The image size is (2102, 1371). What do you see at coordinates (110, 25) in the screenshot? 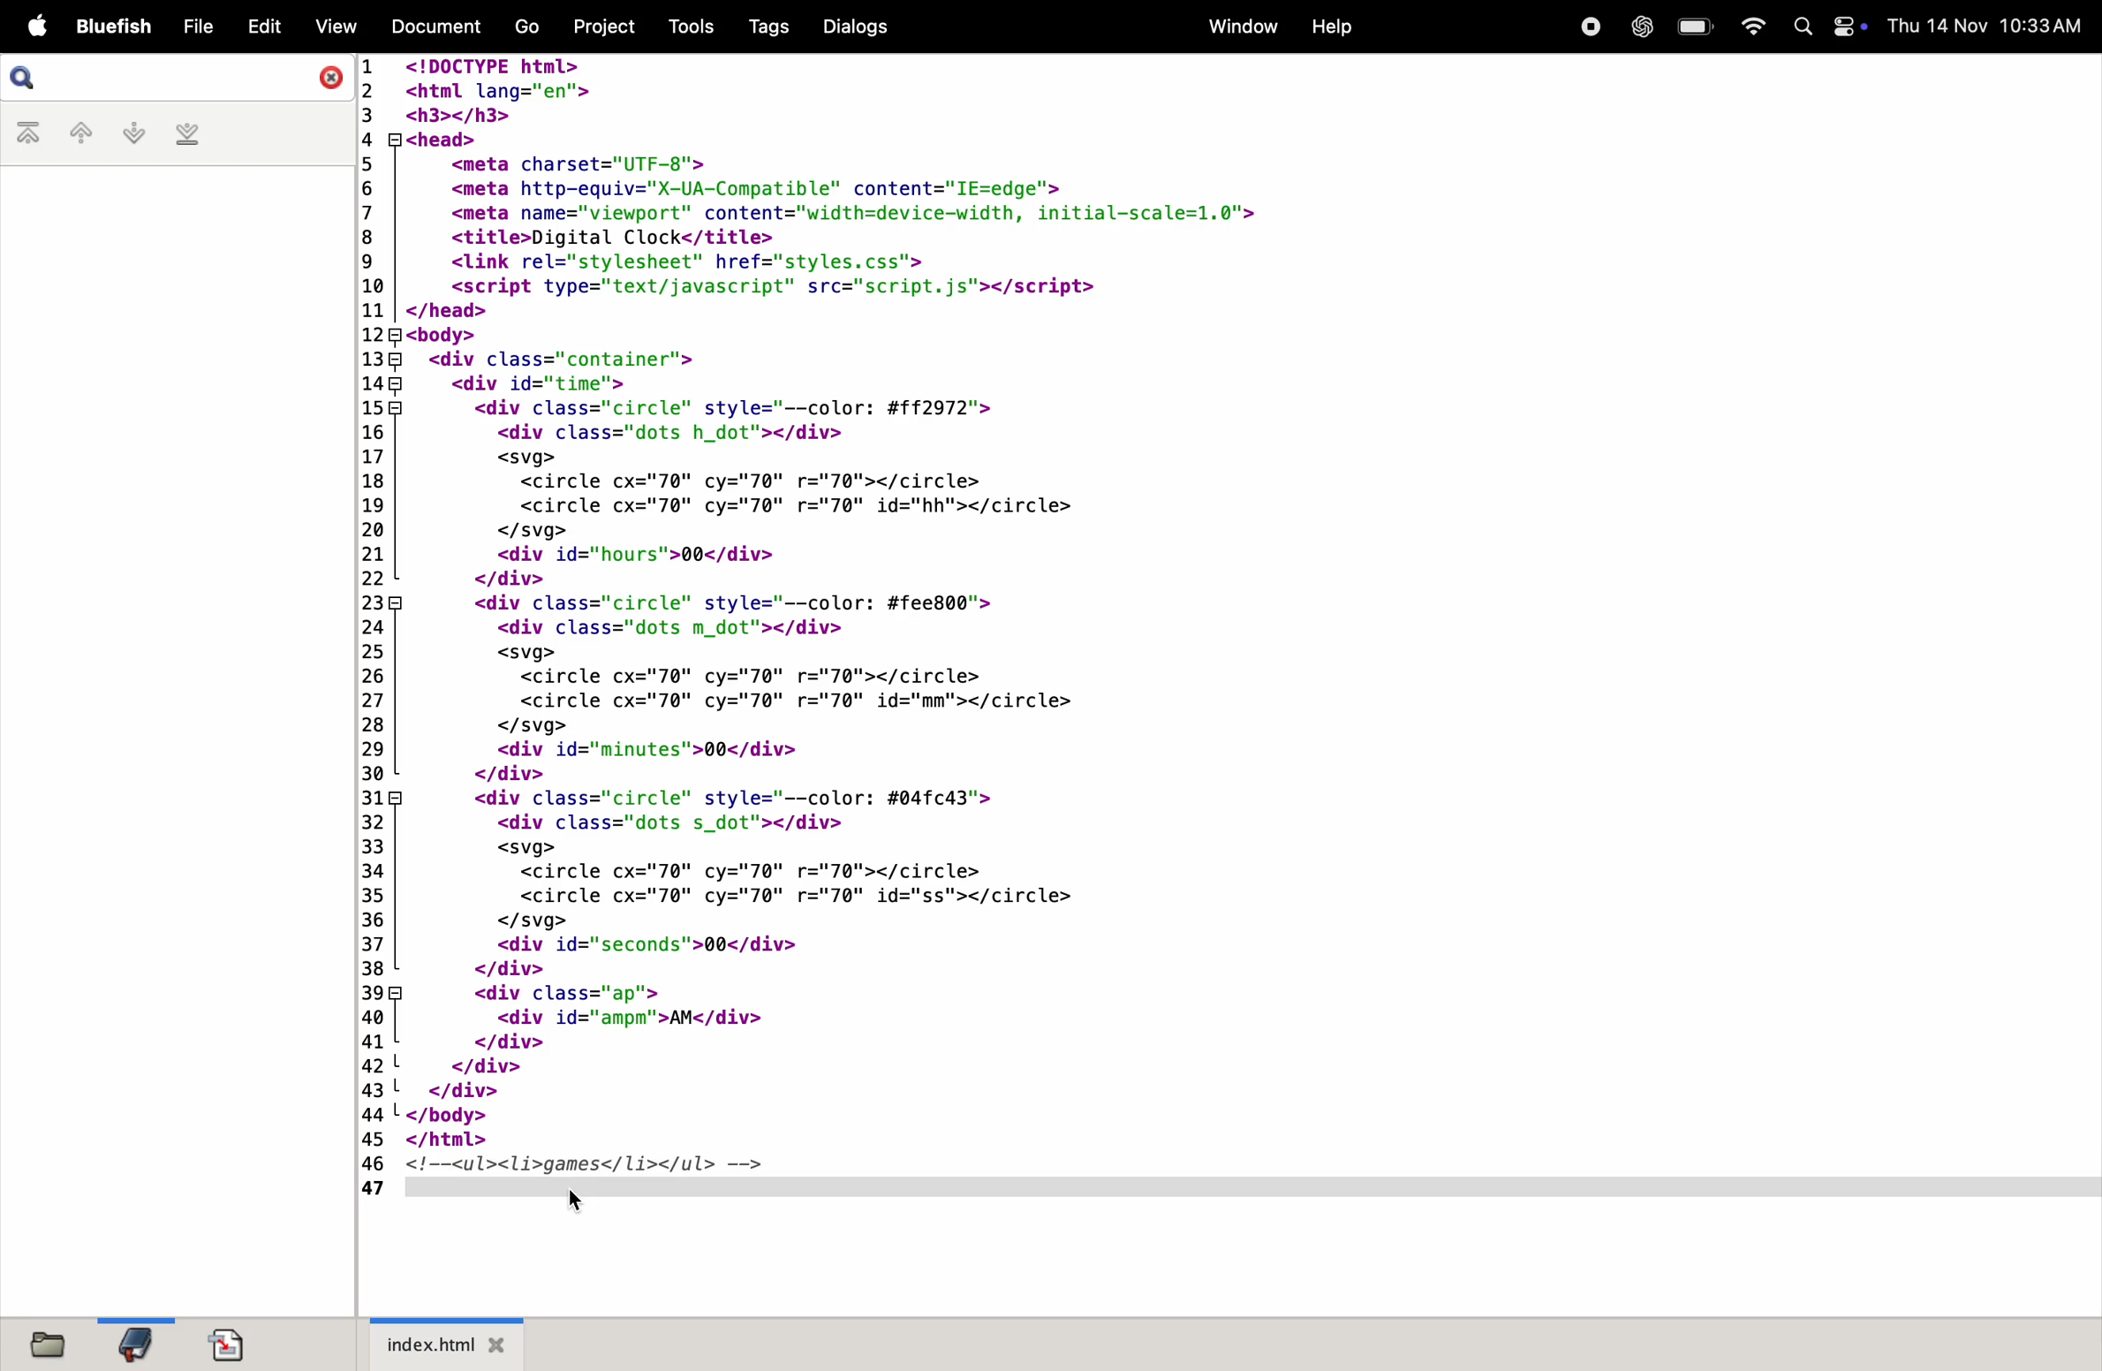
I see `bluefish` at bounding box center [110, 25].